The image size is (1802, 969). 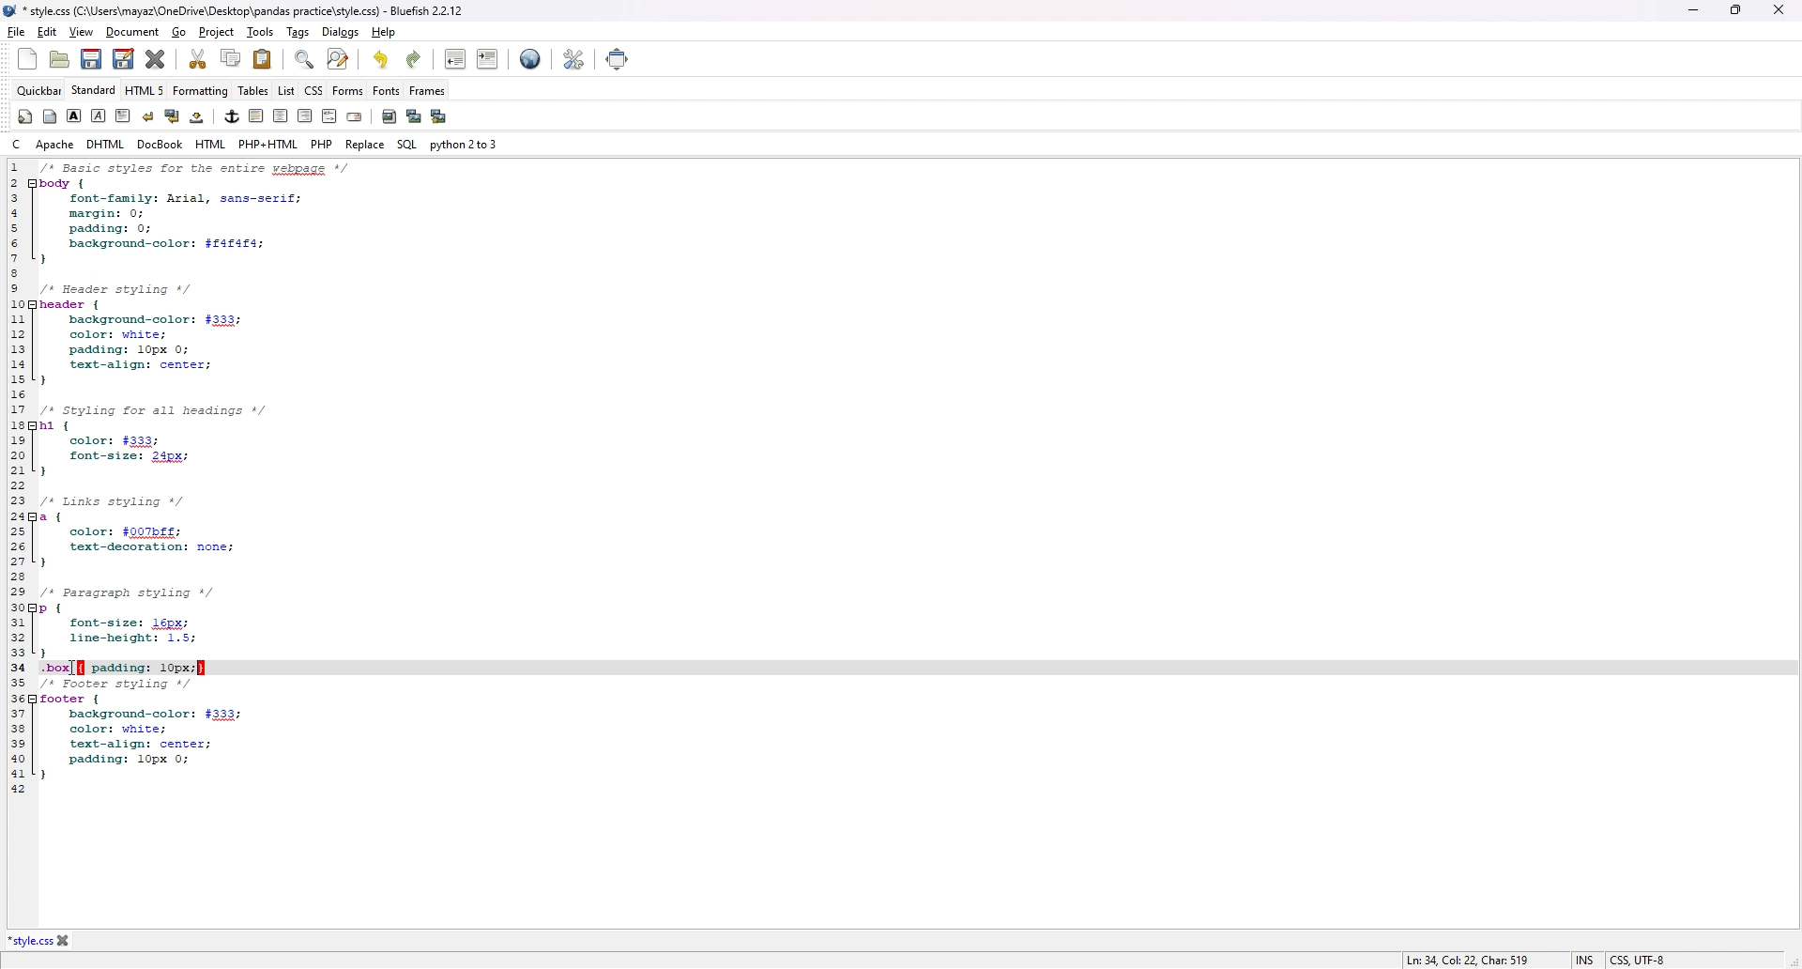 I want to click on formatting, so click(x=201, y=91).